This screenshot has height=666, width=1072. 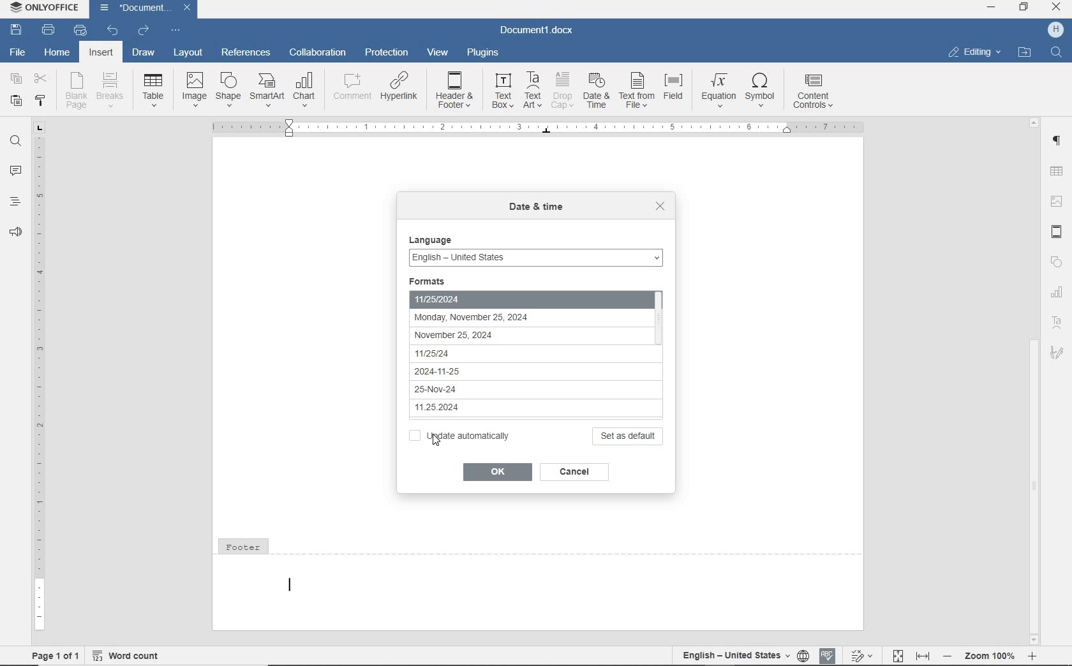 I want to click on November 25, 2024, so click(x=495, y=336).